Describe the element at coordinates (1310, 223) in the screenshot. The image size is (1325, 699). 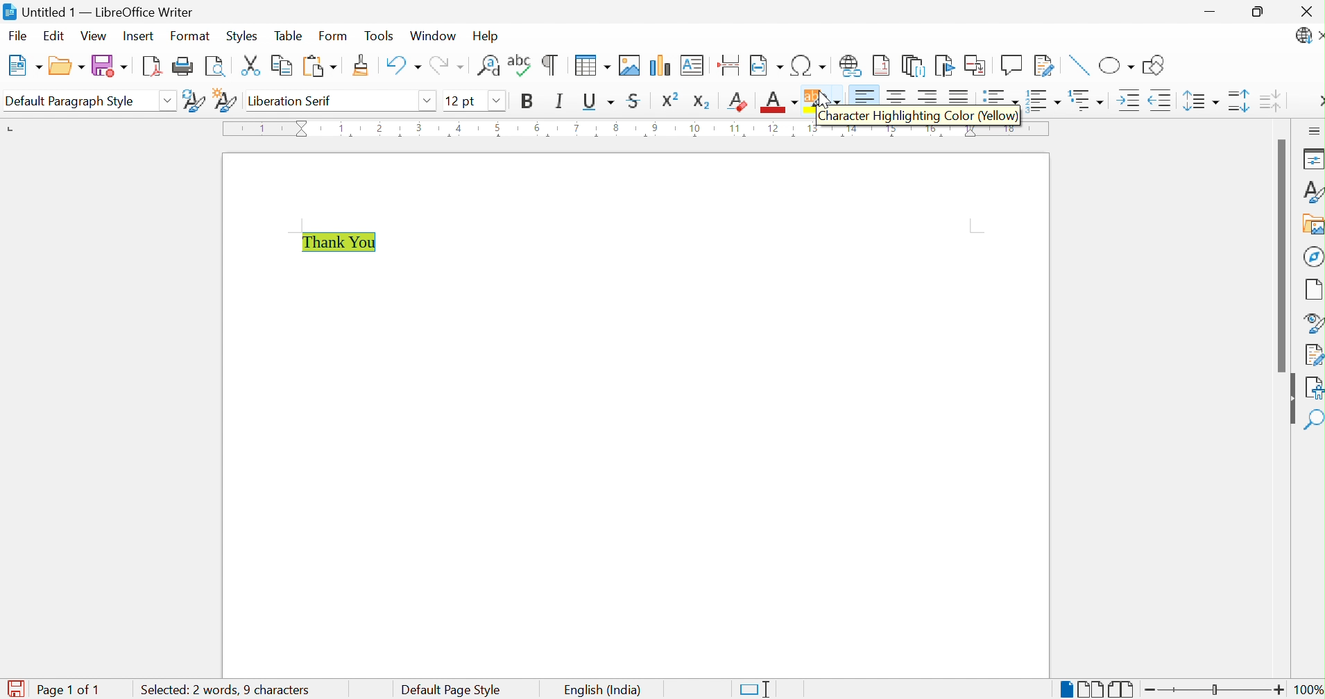
I see `Gallery` at that location.